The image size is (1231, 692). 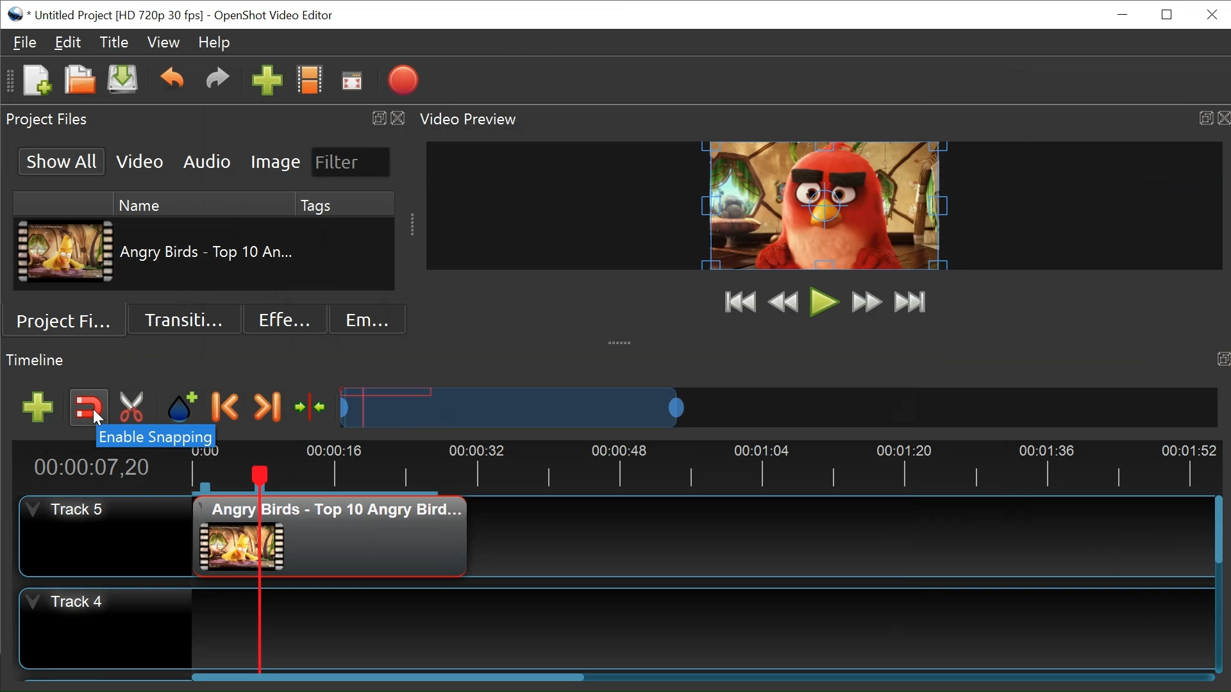 What do you see at coordinates (68, 42) in the screenshot?
I see `Edit` at bounding box center [68, 42].